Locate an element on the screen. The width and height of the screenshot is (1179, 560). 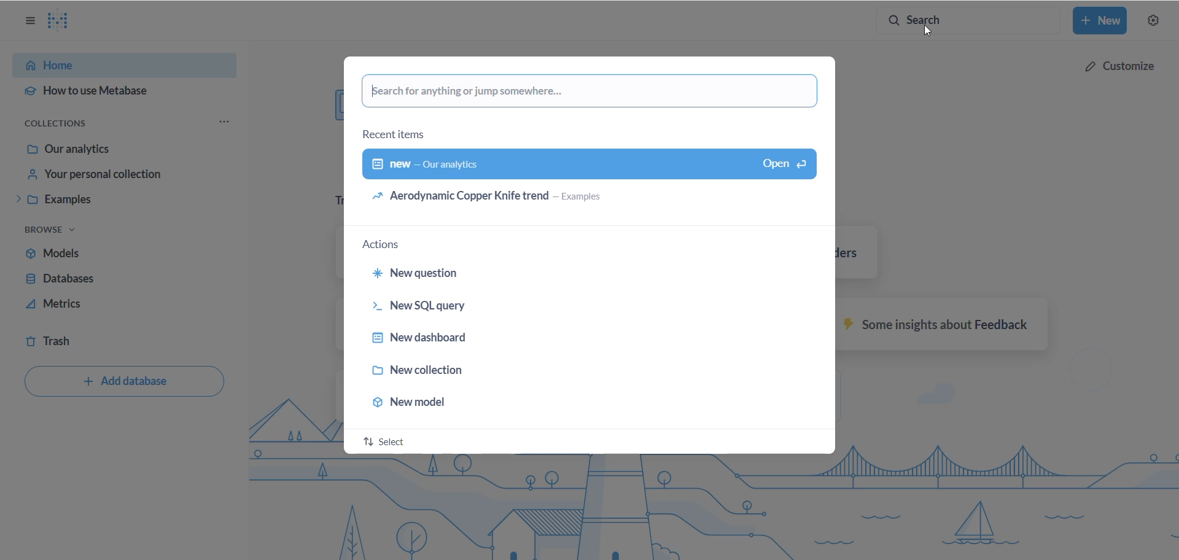
metrics is located at coordinates (76, 305).